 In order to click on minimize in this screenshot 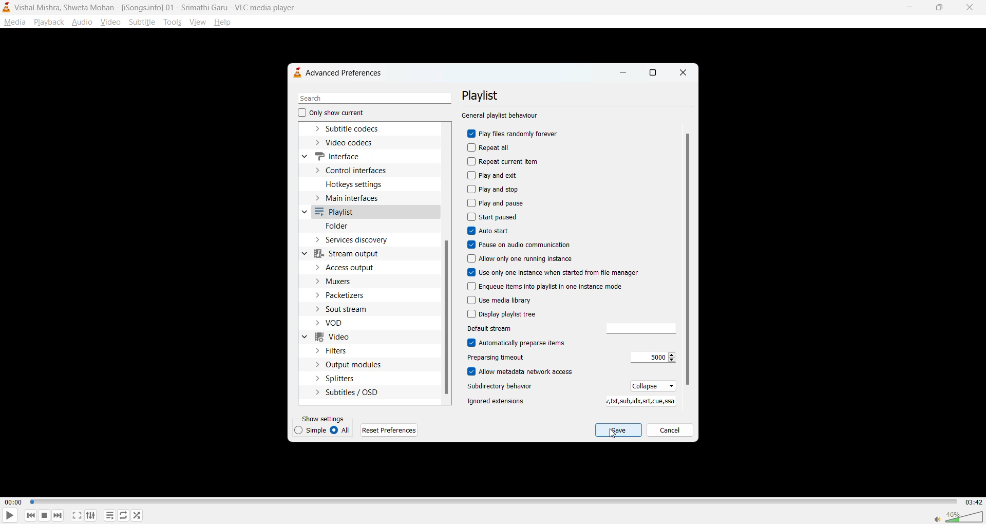, I will do `click(908, 6)`.